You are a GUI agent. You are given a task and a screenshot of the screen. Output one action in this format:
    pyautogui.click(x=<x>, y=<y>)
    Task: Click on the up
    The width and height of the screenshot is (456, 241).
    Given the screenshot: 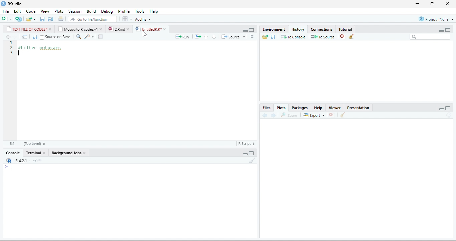 What is the action you would take?
    pyautogui.click(x=206, y=37)
    